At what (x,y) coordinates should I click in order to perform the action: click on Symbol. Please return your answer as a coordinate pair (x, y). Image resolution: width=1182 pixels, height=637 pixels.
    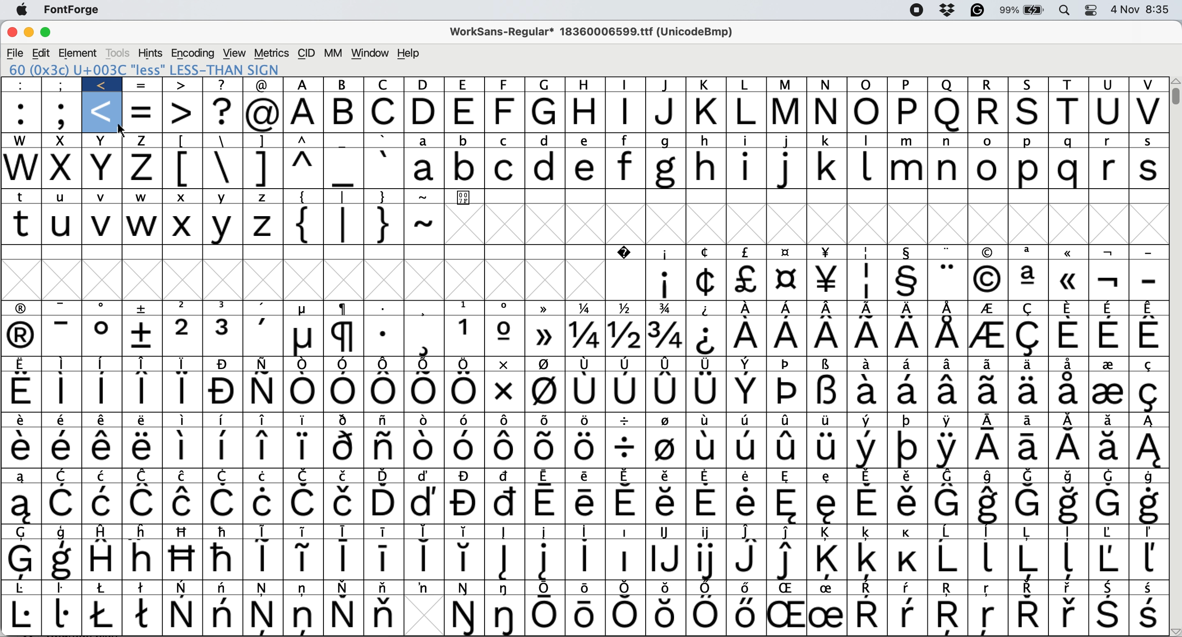
    Looking at the image, I should click on (23, 559).